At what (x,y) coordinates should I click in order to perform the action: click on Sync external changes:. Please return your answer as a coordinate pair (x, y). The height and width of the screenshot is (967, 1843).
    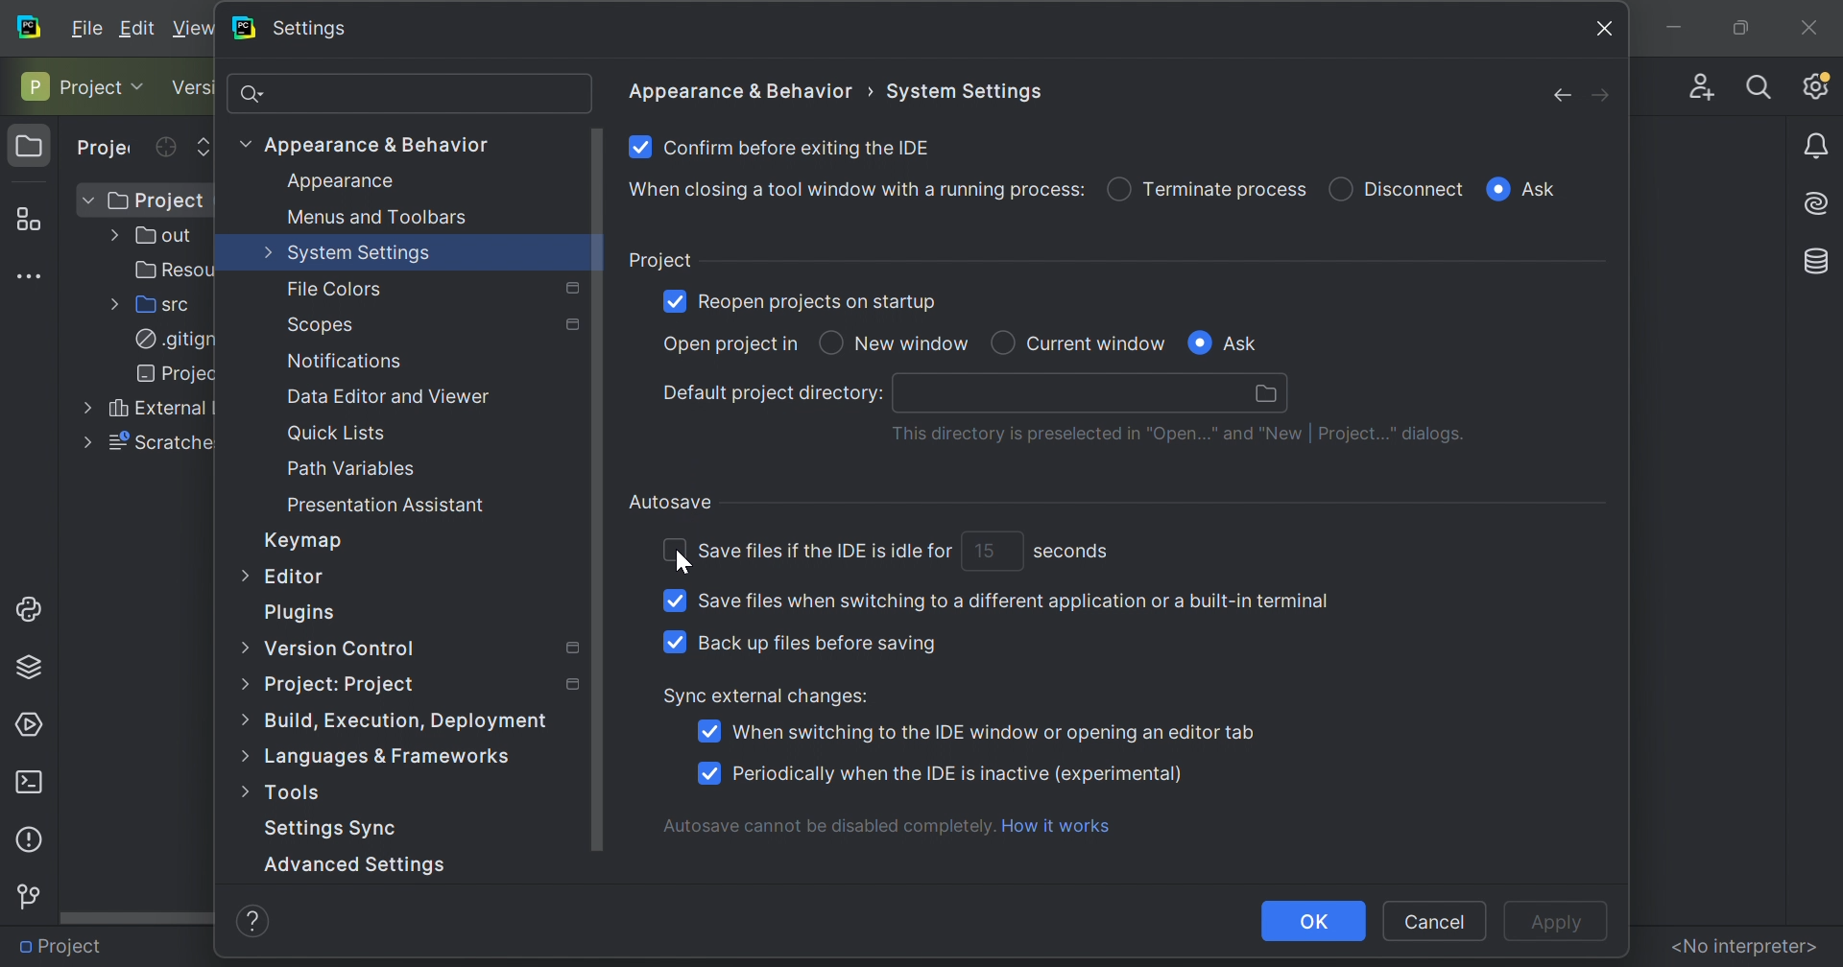
    Looking at the image, I should click on (769, 697).